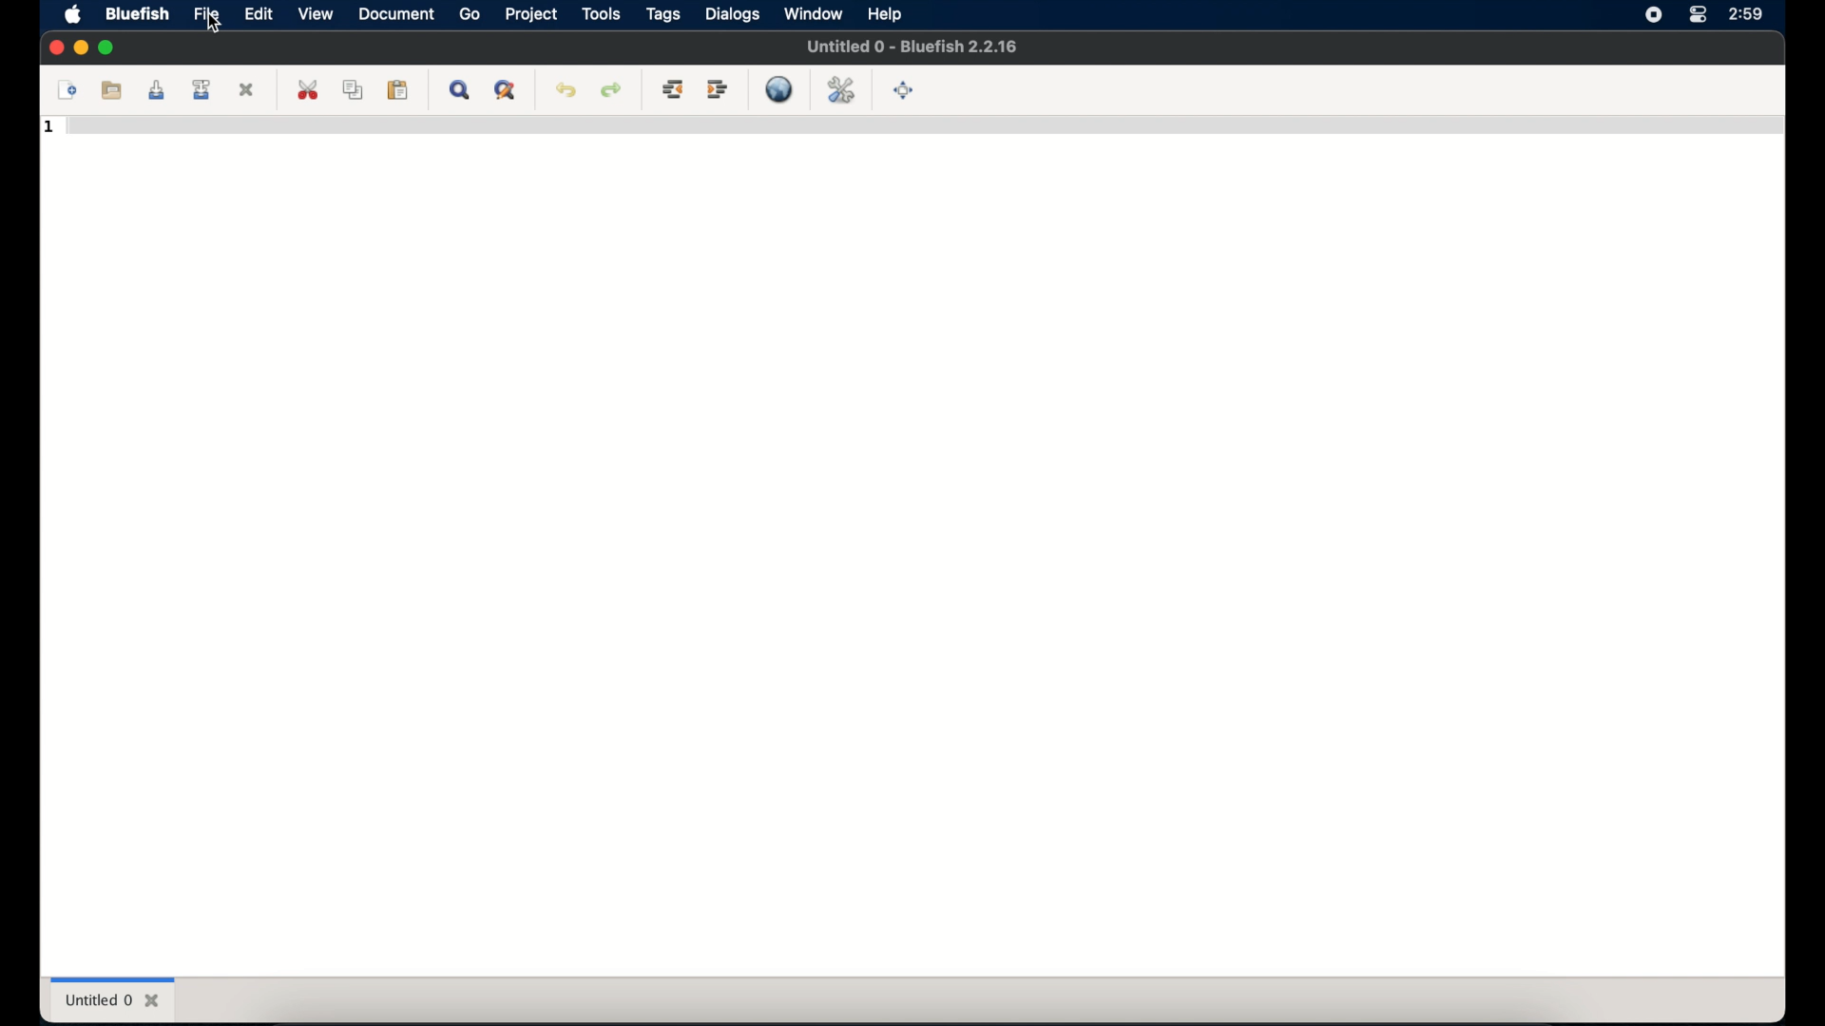 The height and width of the screenshot is (1026, 1825). I want to click on window, so click(813, 13).